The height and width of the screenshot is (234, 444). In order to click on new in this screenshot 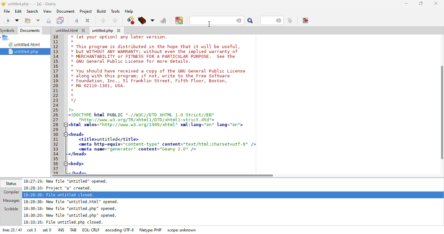, I will do `click(6, 20)`.